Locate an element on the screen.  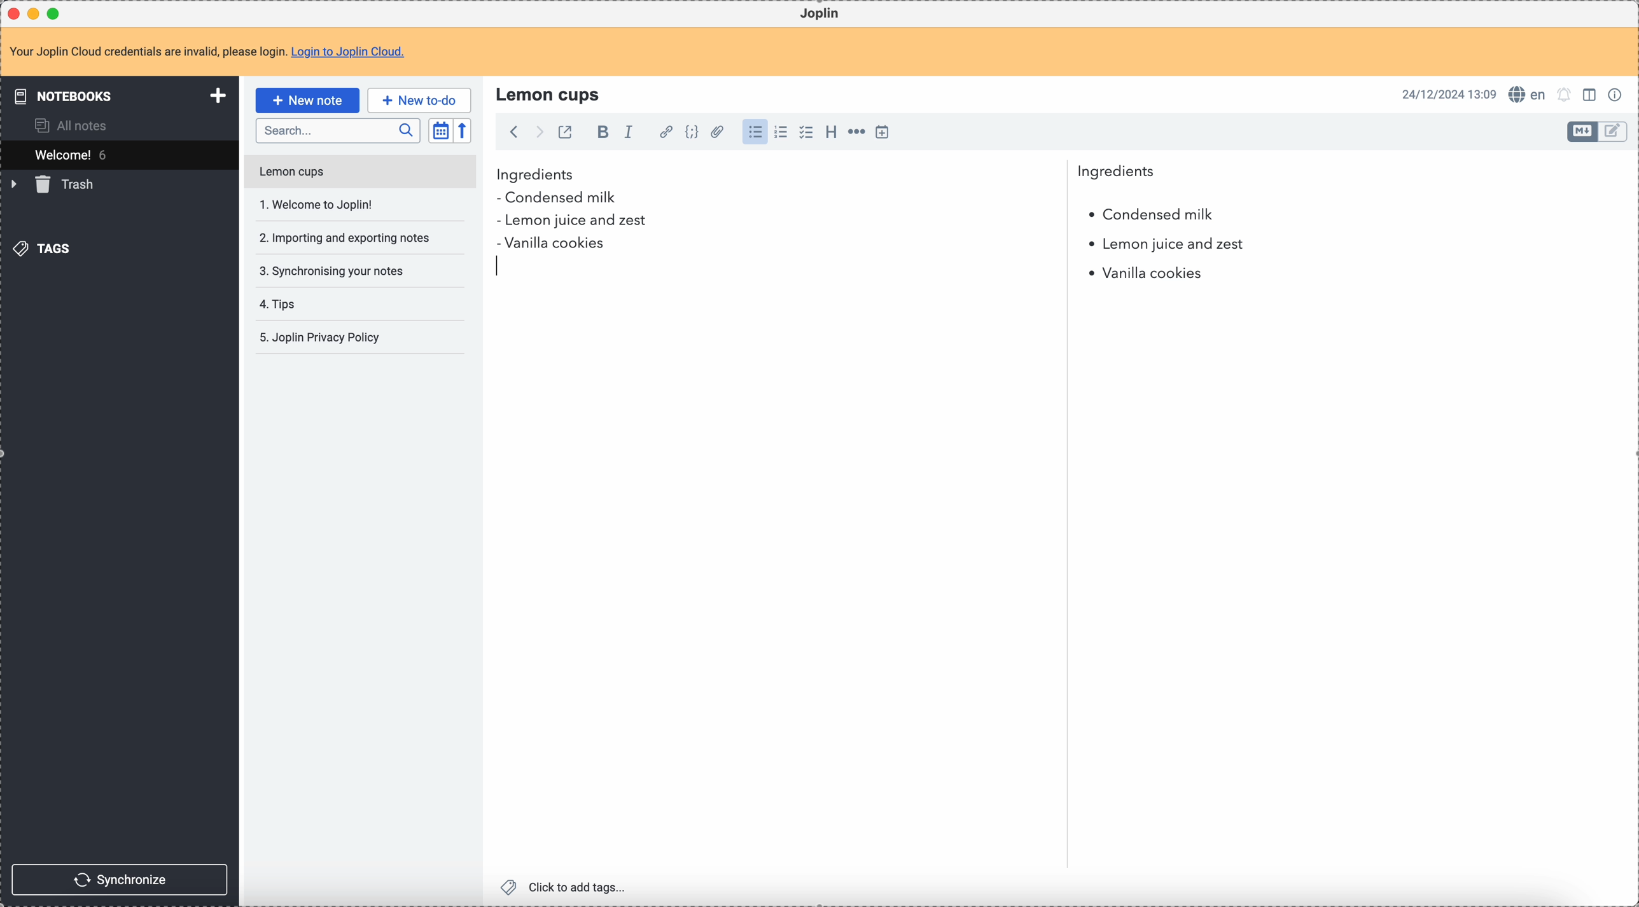
ingredients is located at coordinates (826, 175).